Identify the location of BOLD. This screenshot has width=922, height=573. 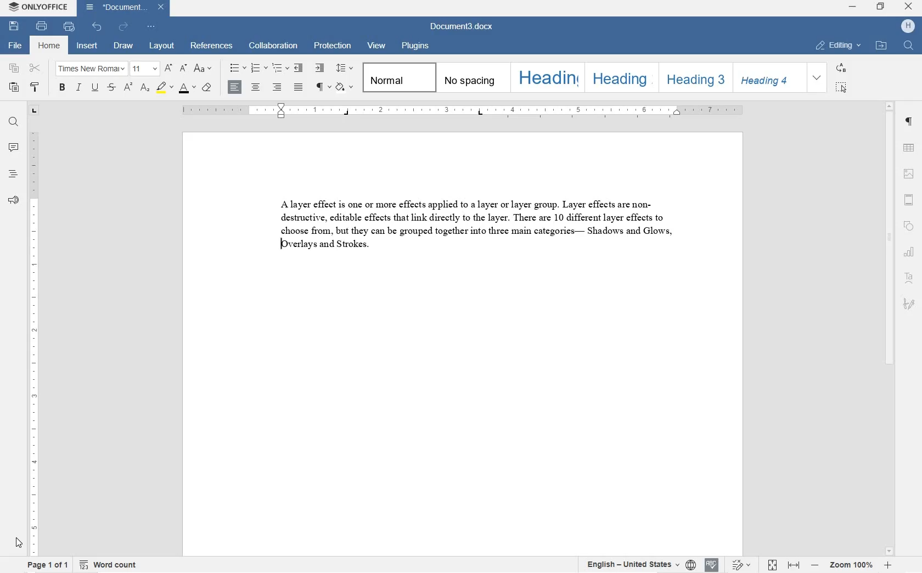
(61, 86).